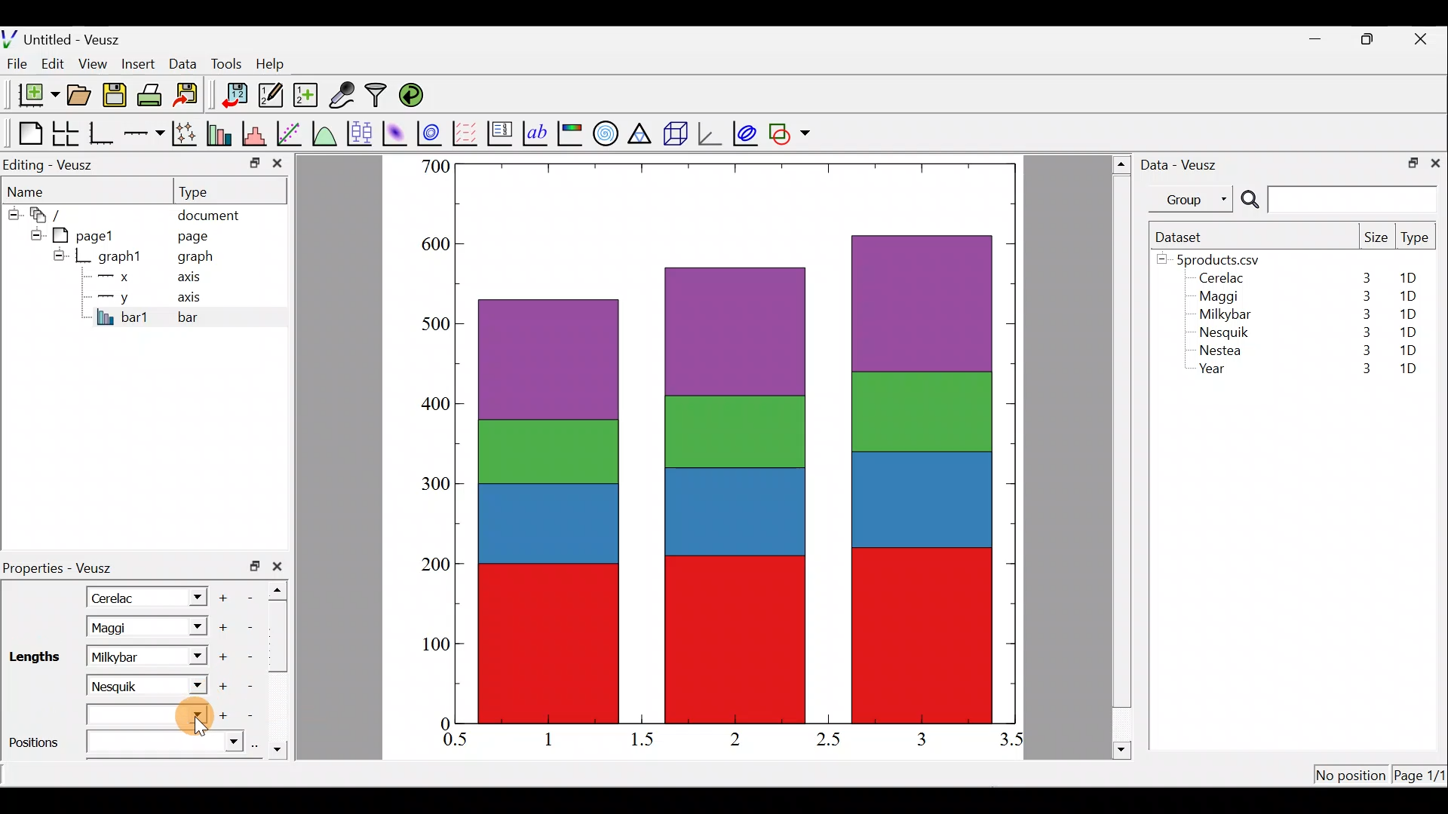 The image size is (1448, 814). What do you see at coordinates (221, 628) in the screenshot?
I see `Add another item` at bounding box center [221, 628].